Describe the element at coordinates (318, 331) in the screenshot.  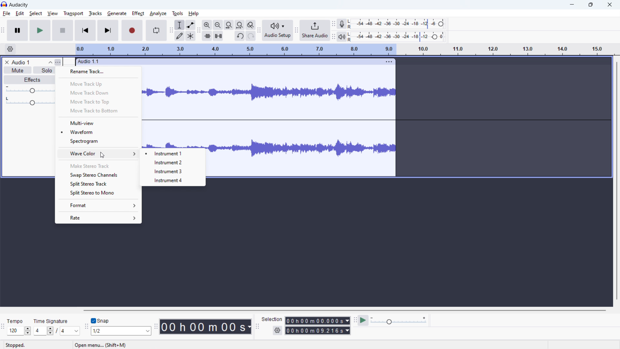
I see `end time` at that location.